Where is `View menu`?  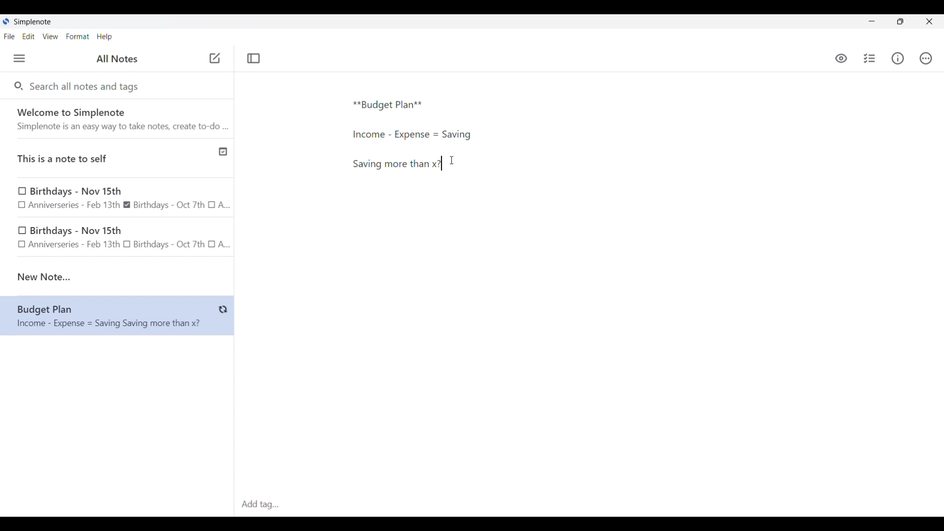 View menu is located at coordinates (51, 36).